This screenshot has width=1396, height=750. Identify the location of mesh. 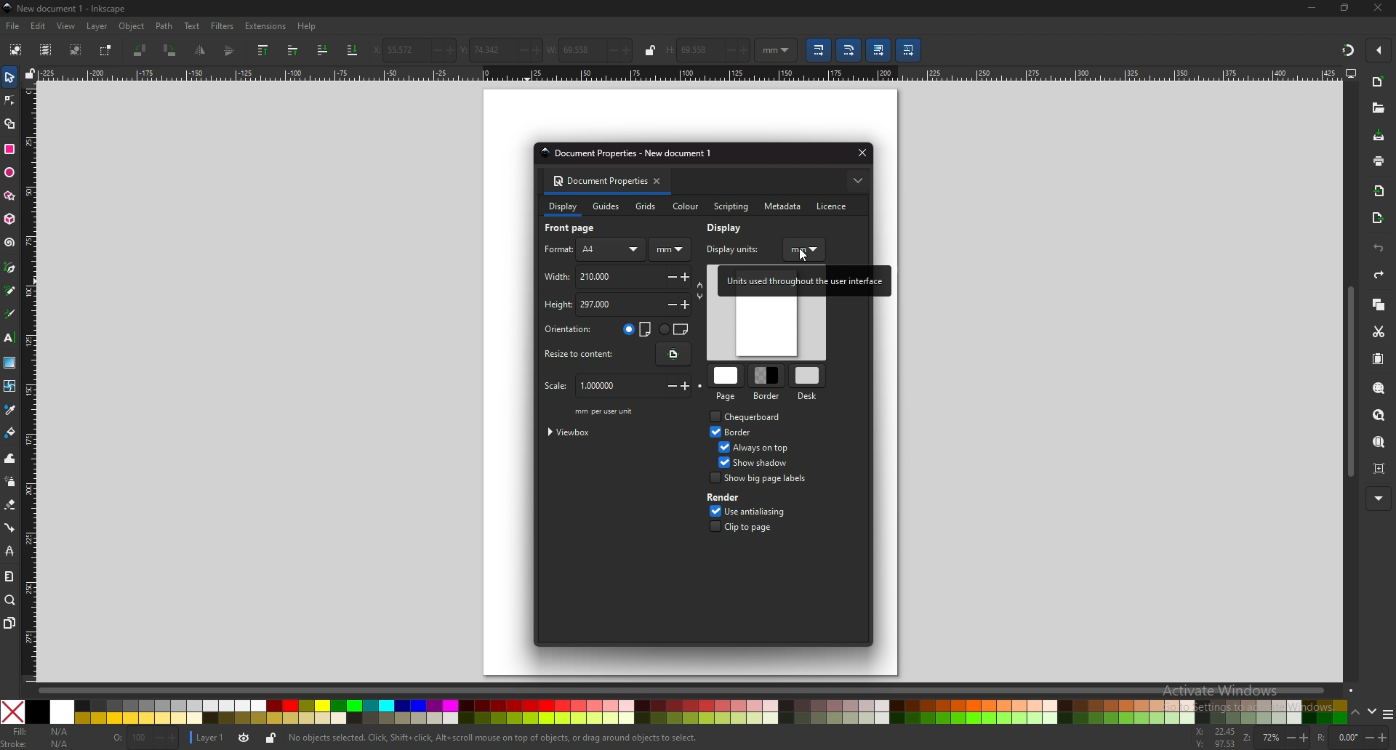
(10, 384).